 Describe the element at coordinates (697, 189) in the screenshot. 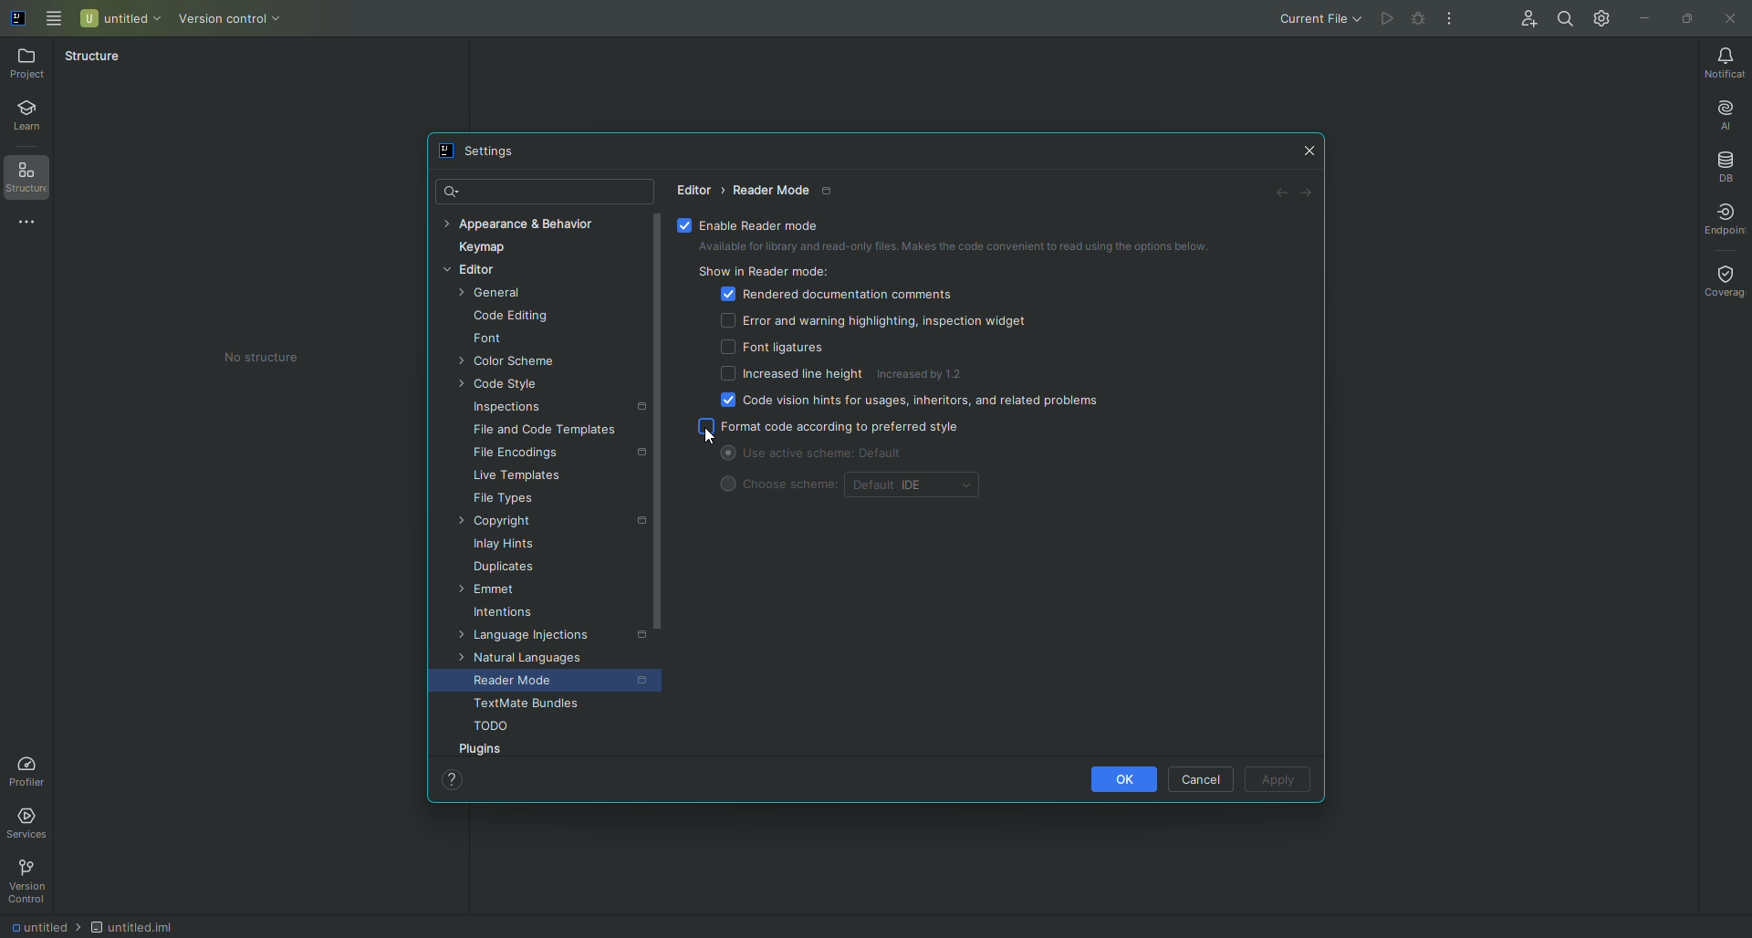

I see `Editor` at that location.